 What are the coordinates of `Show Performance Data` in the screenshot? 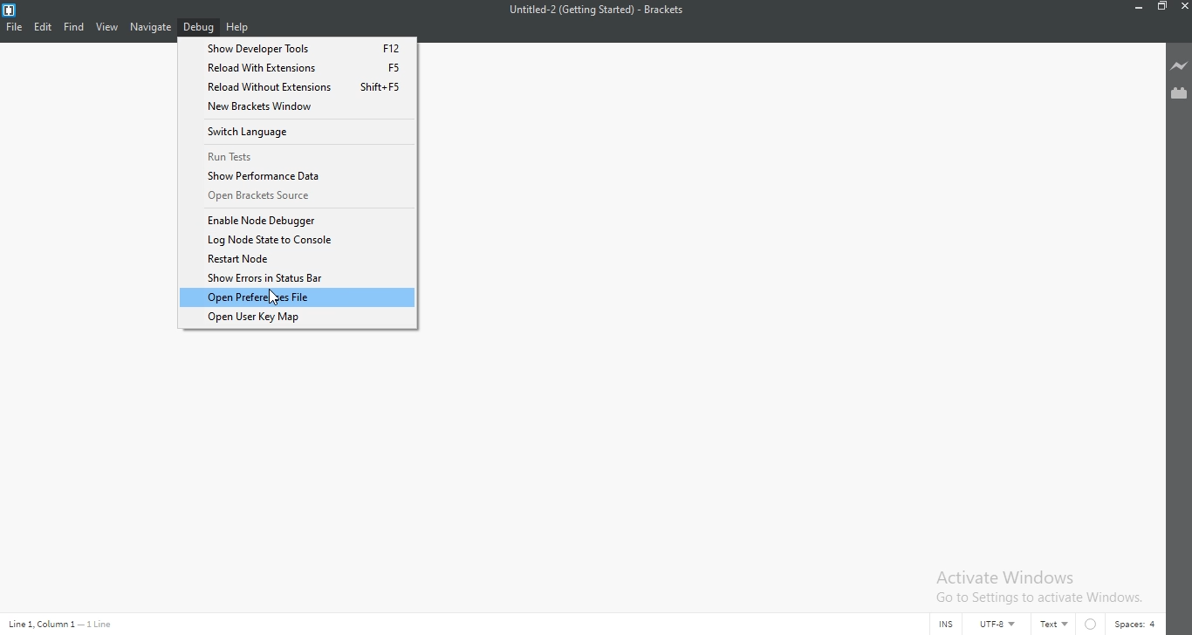 It's located at (298, 176).